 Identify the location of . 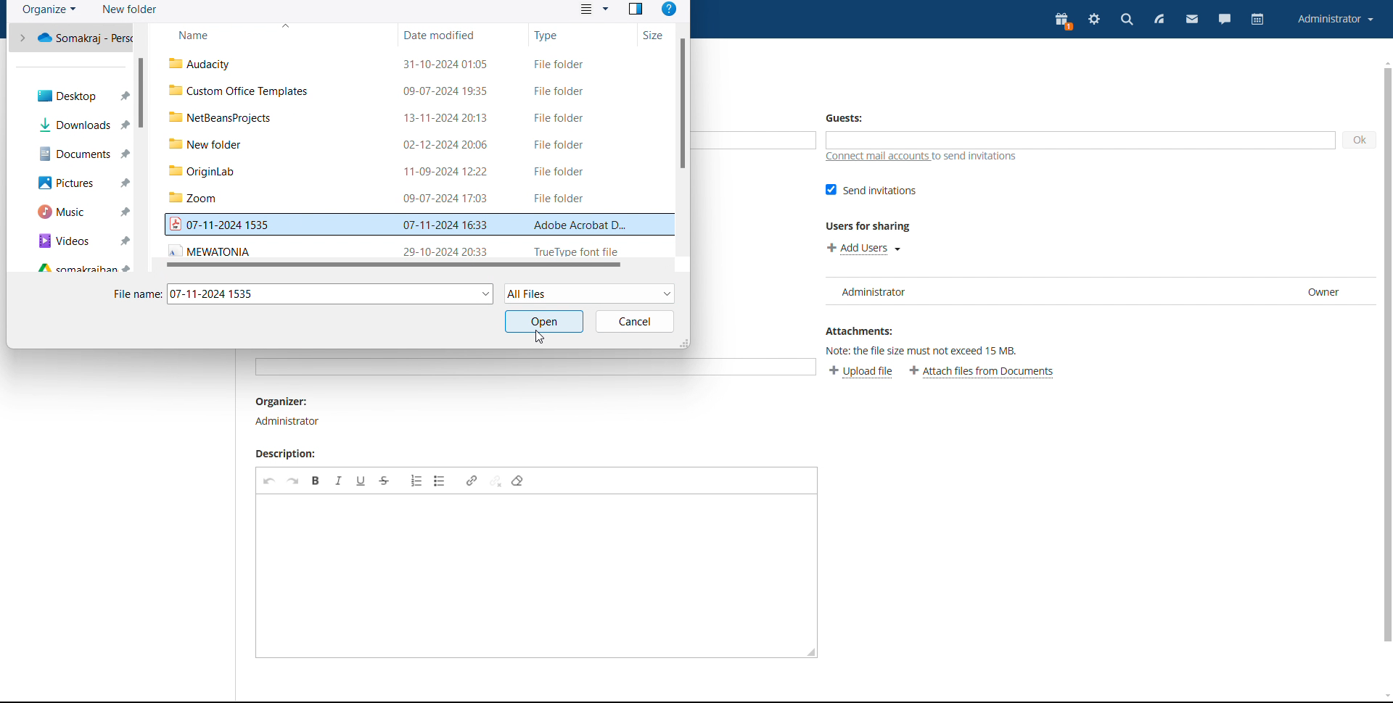
(75, 38).